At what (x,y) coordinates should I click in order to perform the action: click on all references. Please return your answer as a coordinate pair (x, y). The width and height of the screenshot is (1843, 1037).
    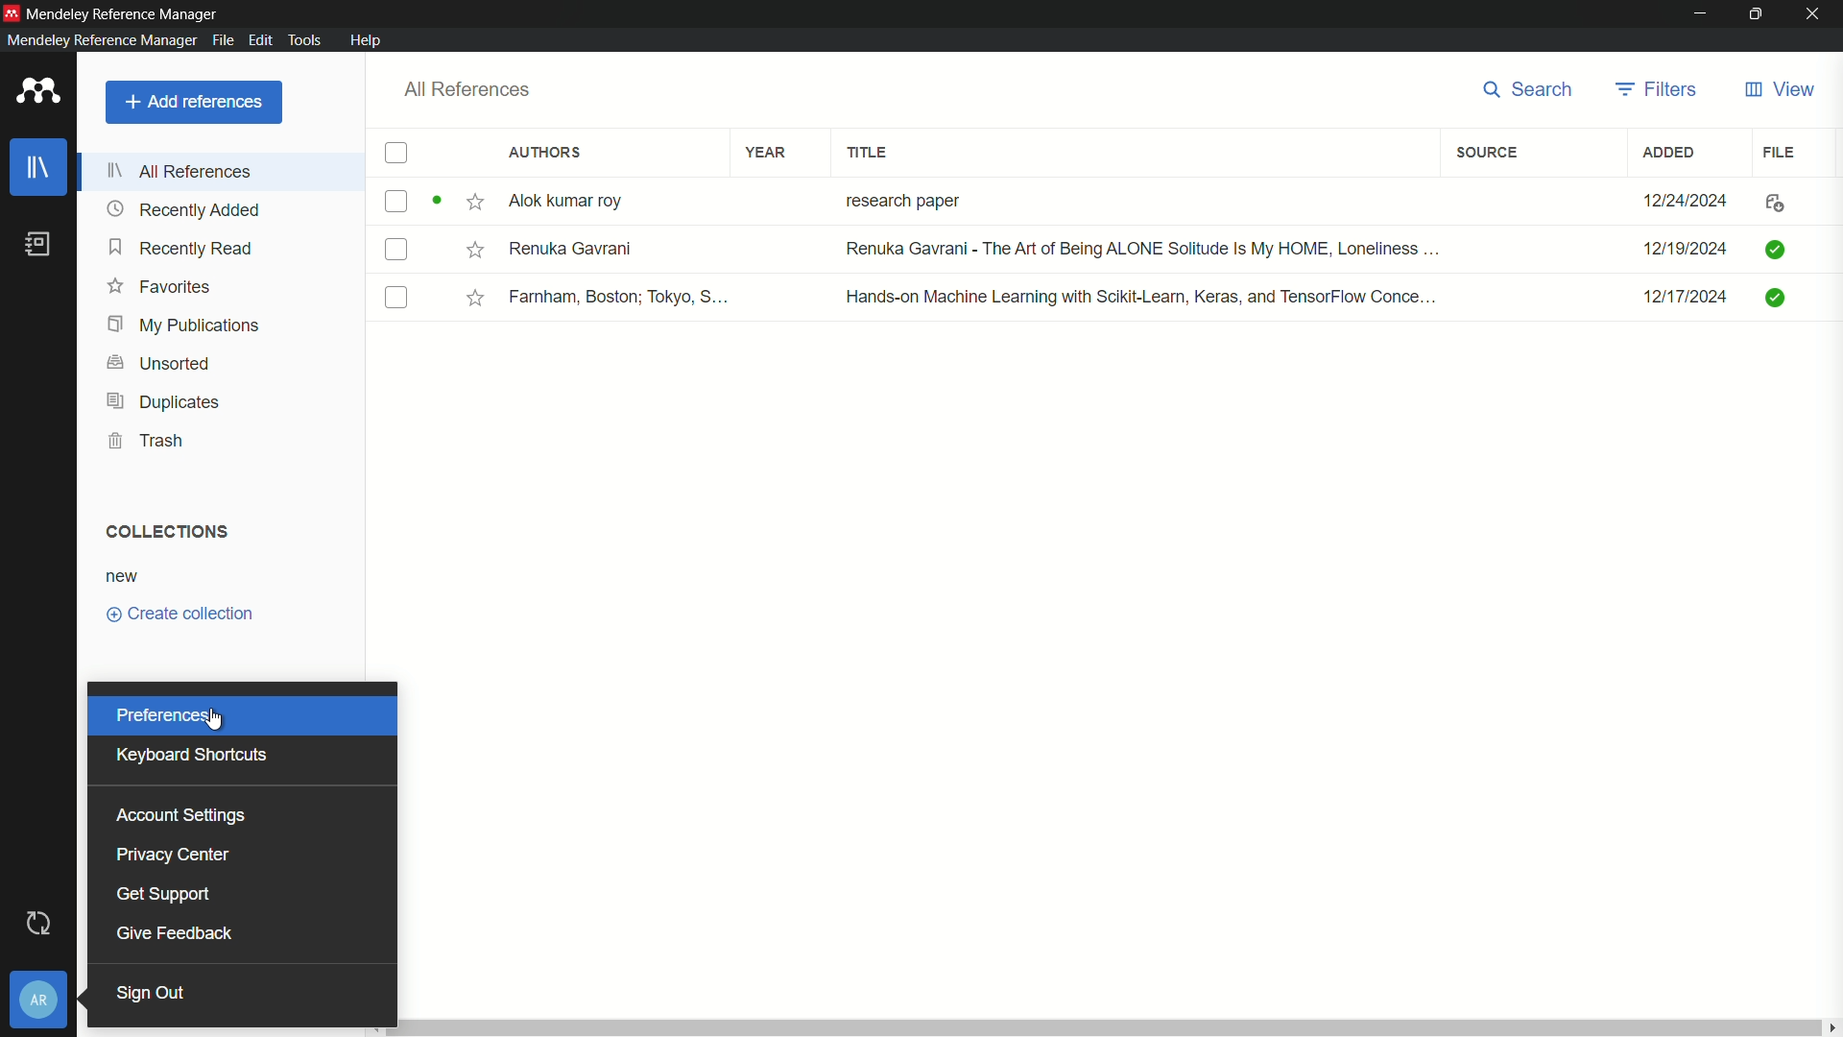
    Looking at the image, I should click on (183, 174).